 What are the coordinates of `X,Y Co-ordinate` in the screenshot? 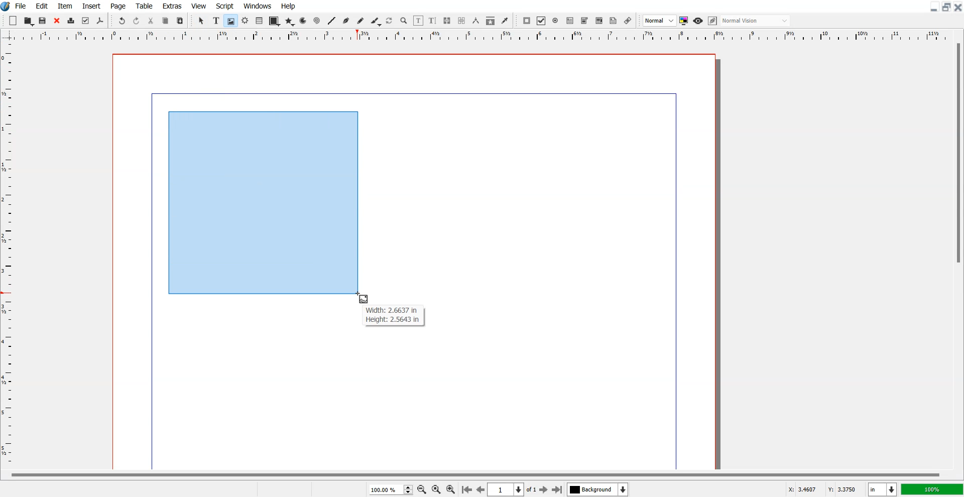 It's located at (824, 488).